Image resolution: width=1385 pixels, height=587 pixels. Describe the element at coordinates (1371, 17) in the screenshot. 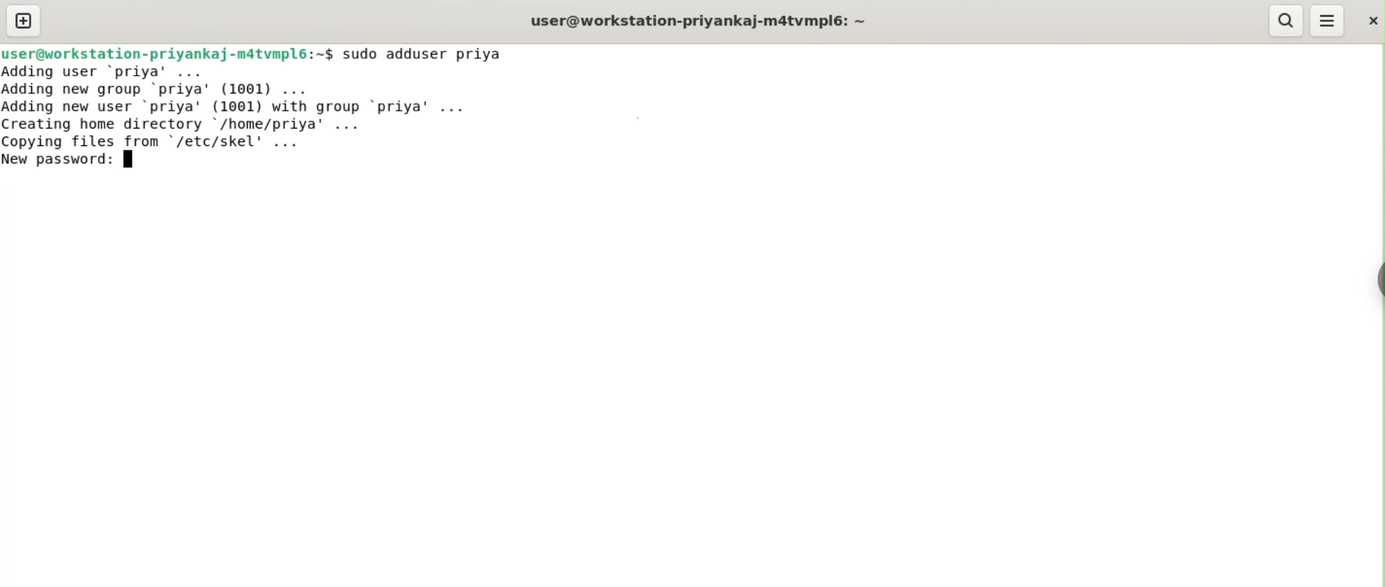

I see `close` at that location.